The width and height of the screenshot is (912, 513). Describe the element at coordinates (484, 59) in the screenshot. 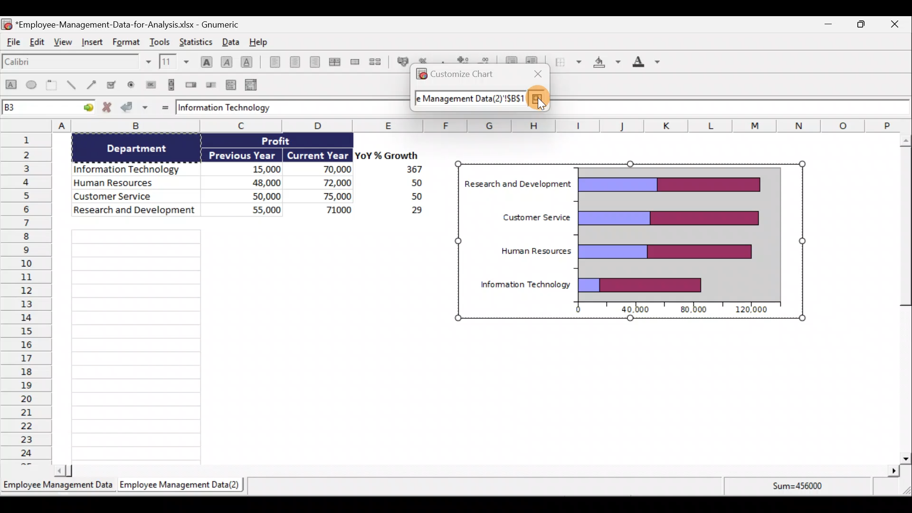

I see `Decrease decimals` at that location.